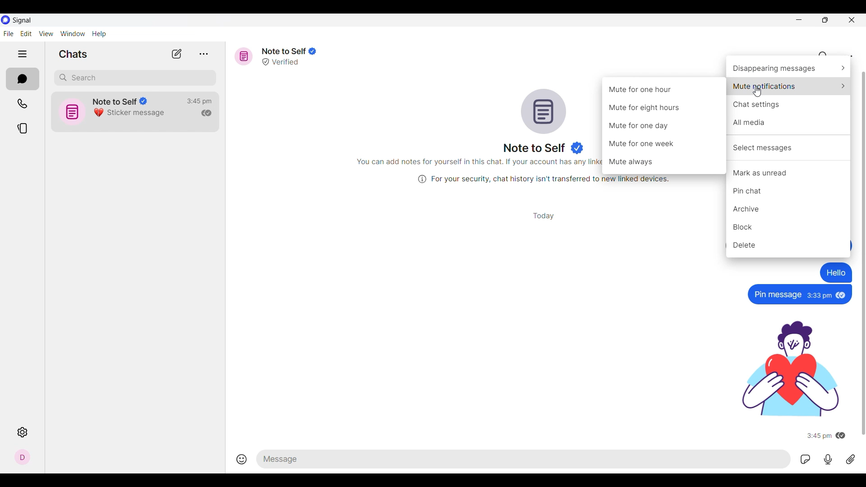 The image size is (866, 487). Describe the element at coordinates (788, 227) in the screenshot. I see `Block` at that location.